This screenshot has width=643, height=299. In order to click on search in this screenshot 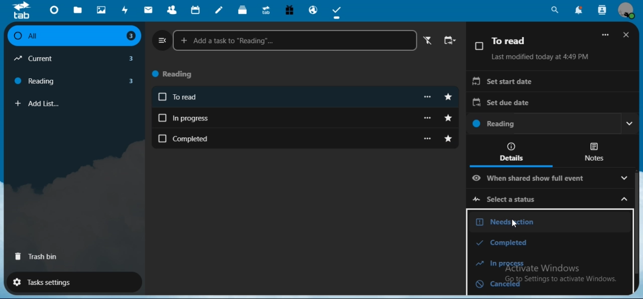, I will do `click(556, 10)`.